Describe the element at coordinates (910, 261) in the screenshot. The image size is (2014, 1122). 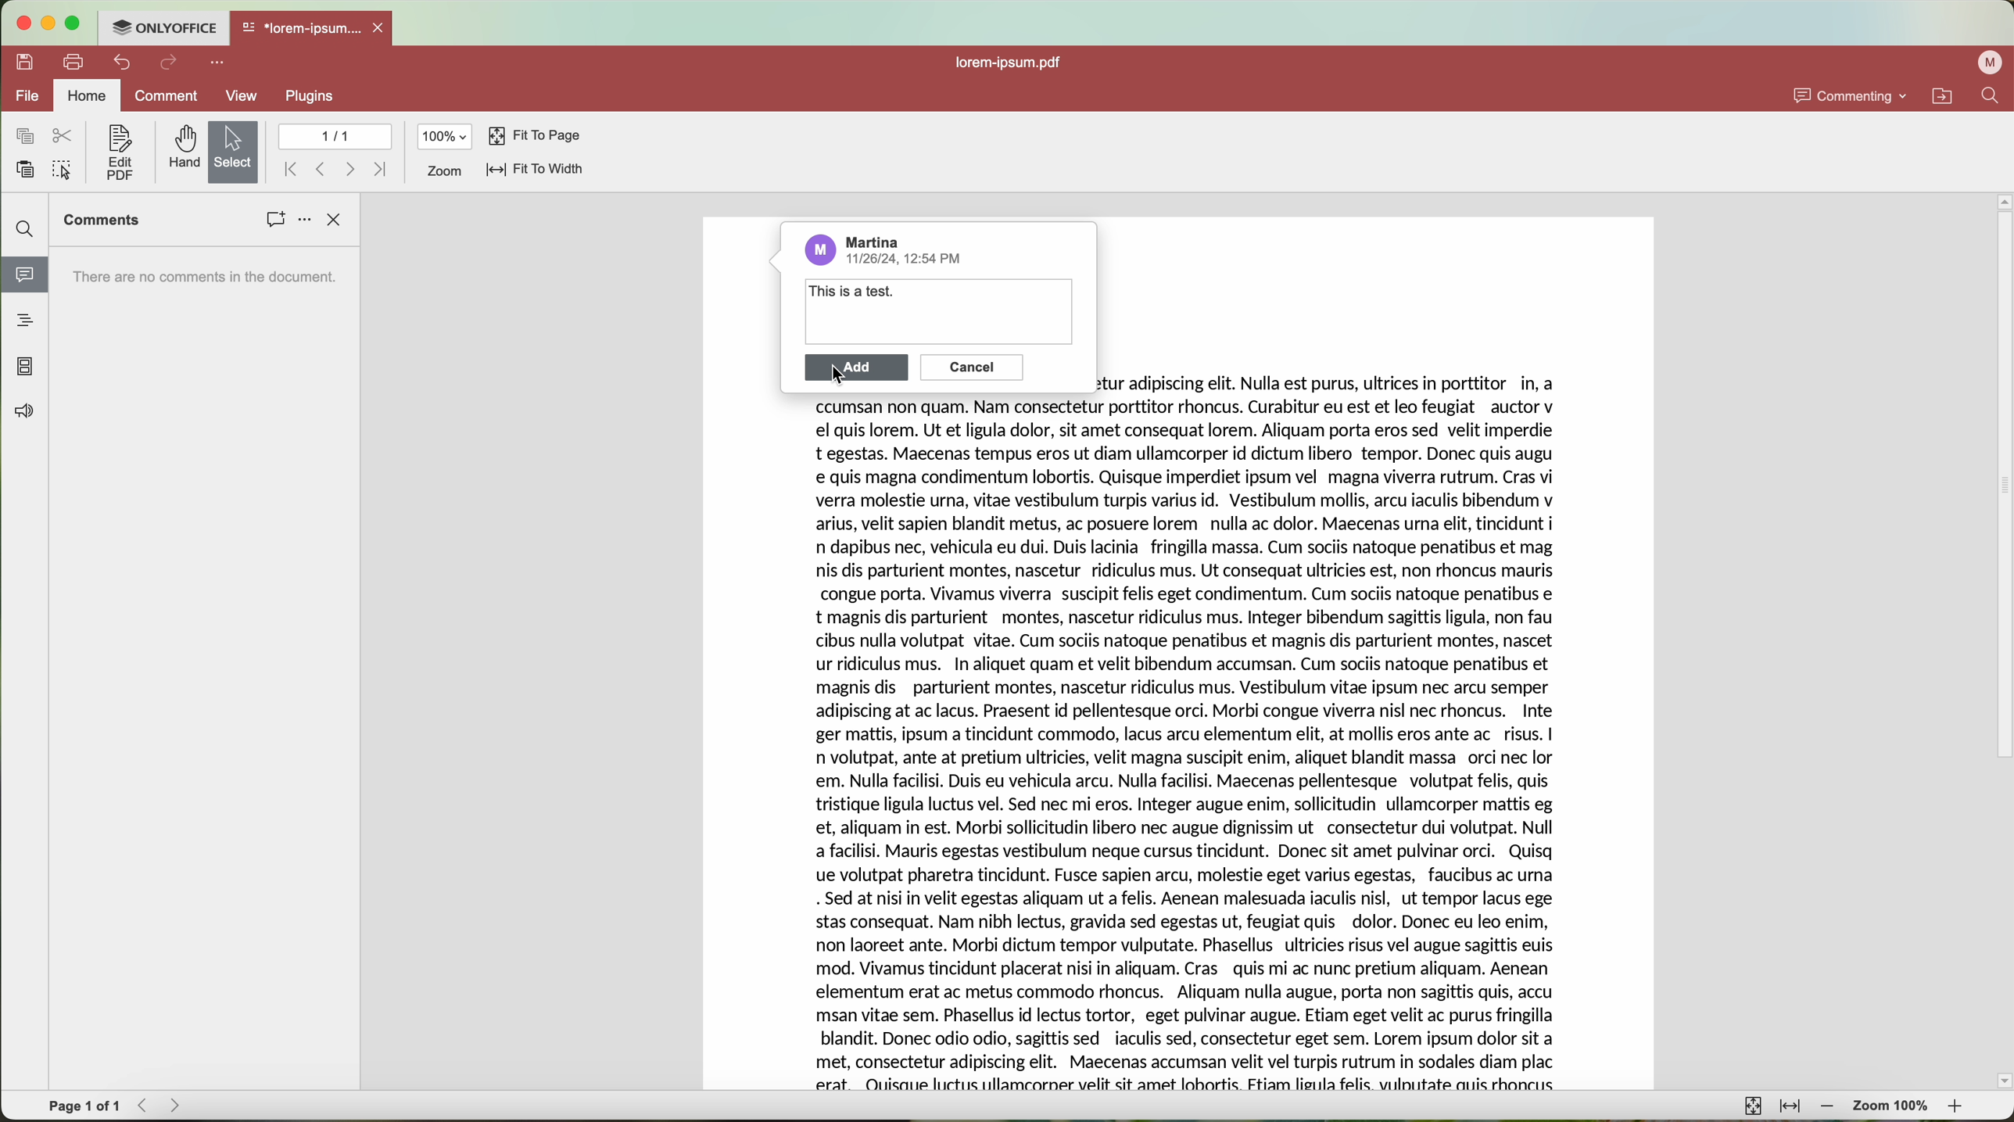
I see `date and hour` at that location.